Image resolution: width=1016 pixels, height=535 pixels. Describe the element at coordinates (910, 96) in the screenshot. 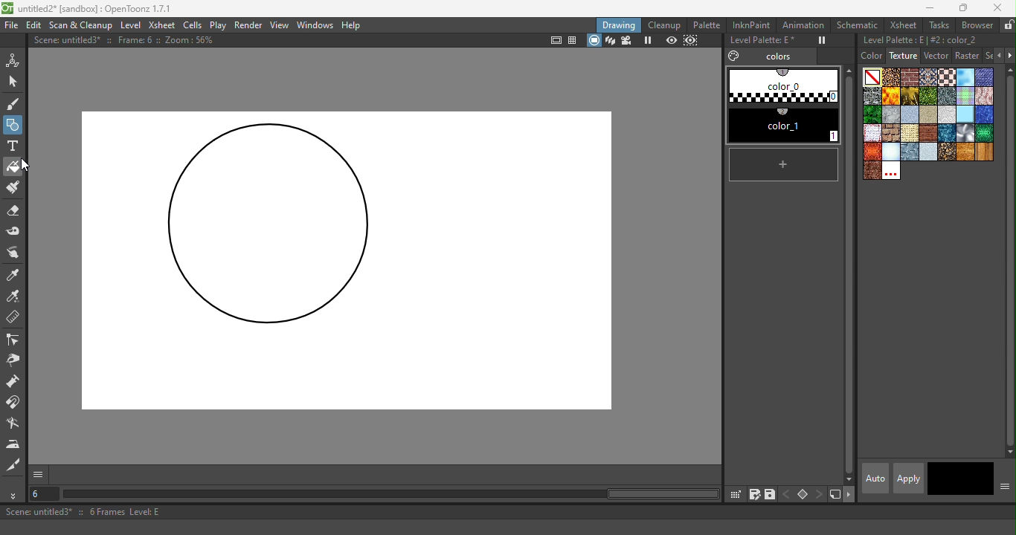

I see `Gold.bmp` at that location.